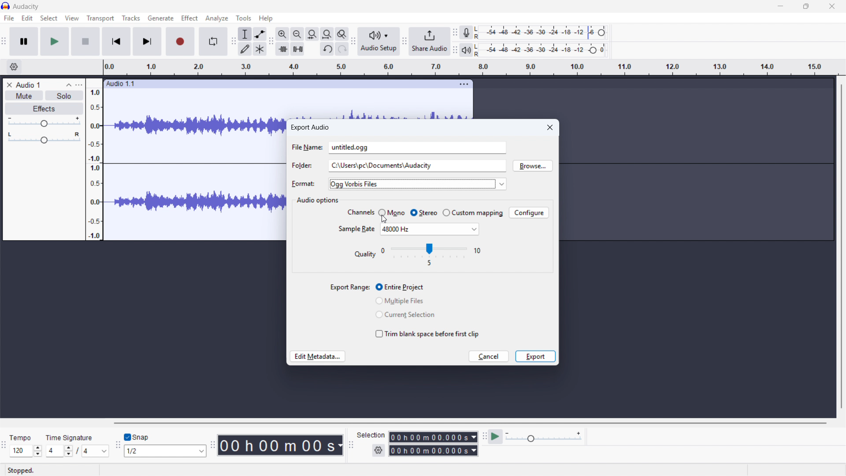  I want to click on Folder location , so click(418, 166).